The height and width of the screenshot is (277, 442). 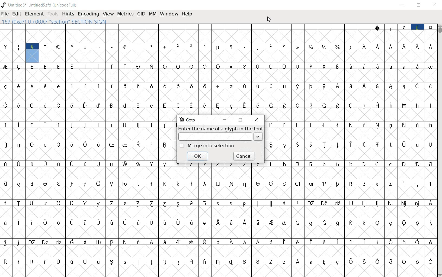 I want to click on symbol, so click(x=245, y=72).